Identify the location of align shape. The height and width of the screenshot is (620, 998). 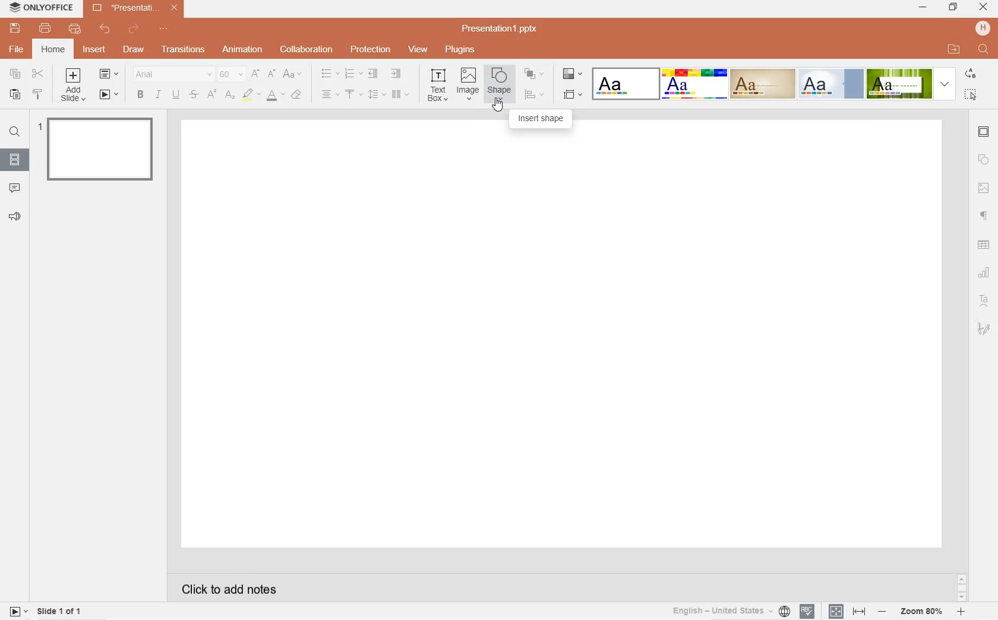
(534, 94).